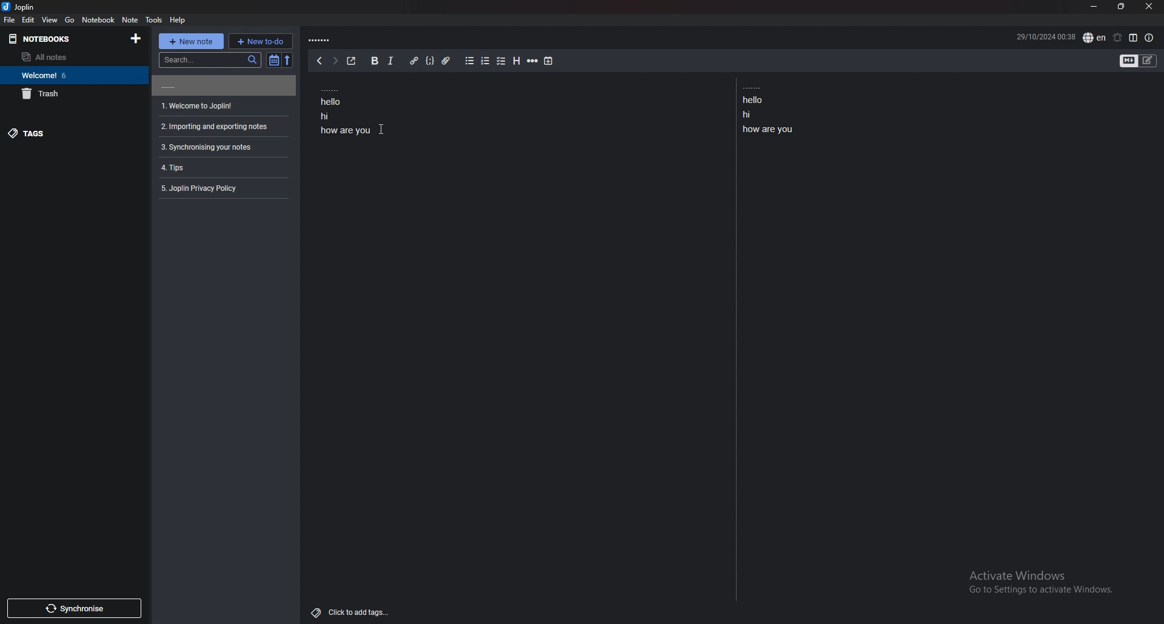  What do you see at coordinates (222, 106) in the screenshot?
I see `note` at bounding box center [222, 106].